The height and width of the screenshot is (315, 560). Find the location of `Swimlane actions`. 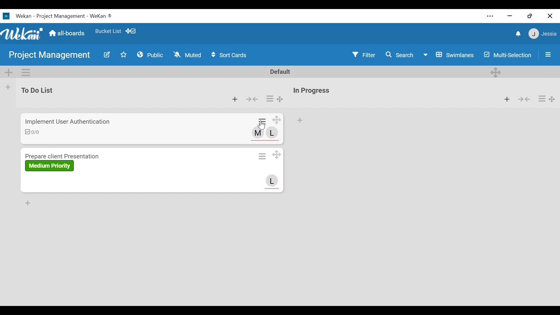

Swimlane actions is located at coordinates (27, 71).